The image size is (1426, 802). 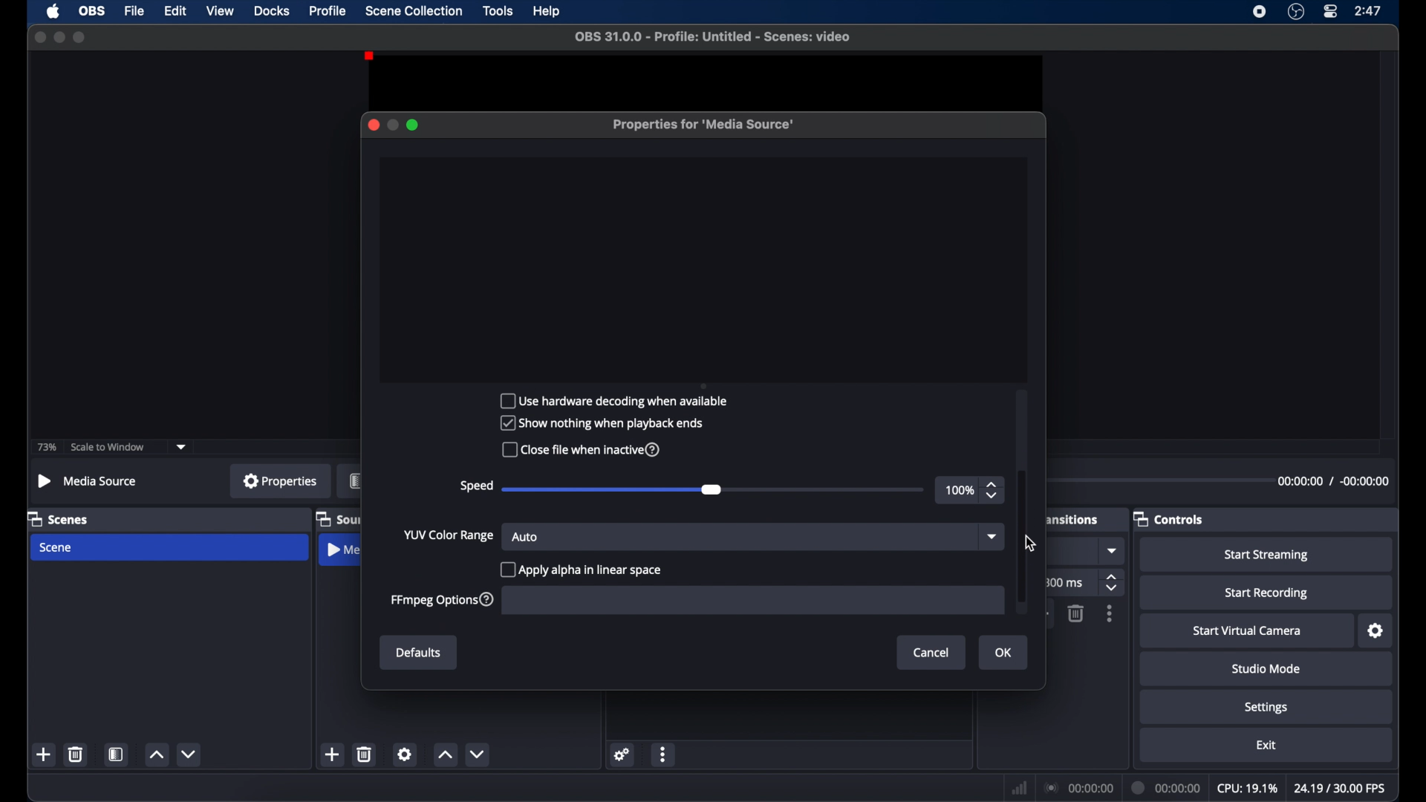 I want to click on Ok, so click(x=1002, y=653).